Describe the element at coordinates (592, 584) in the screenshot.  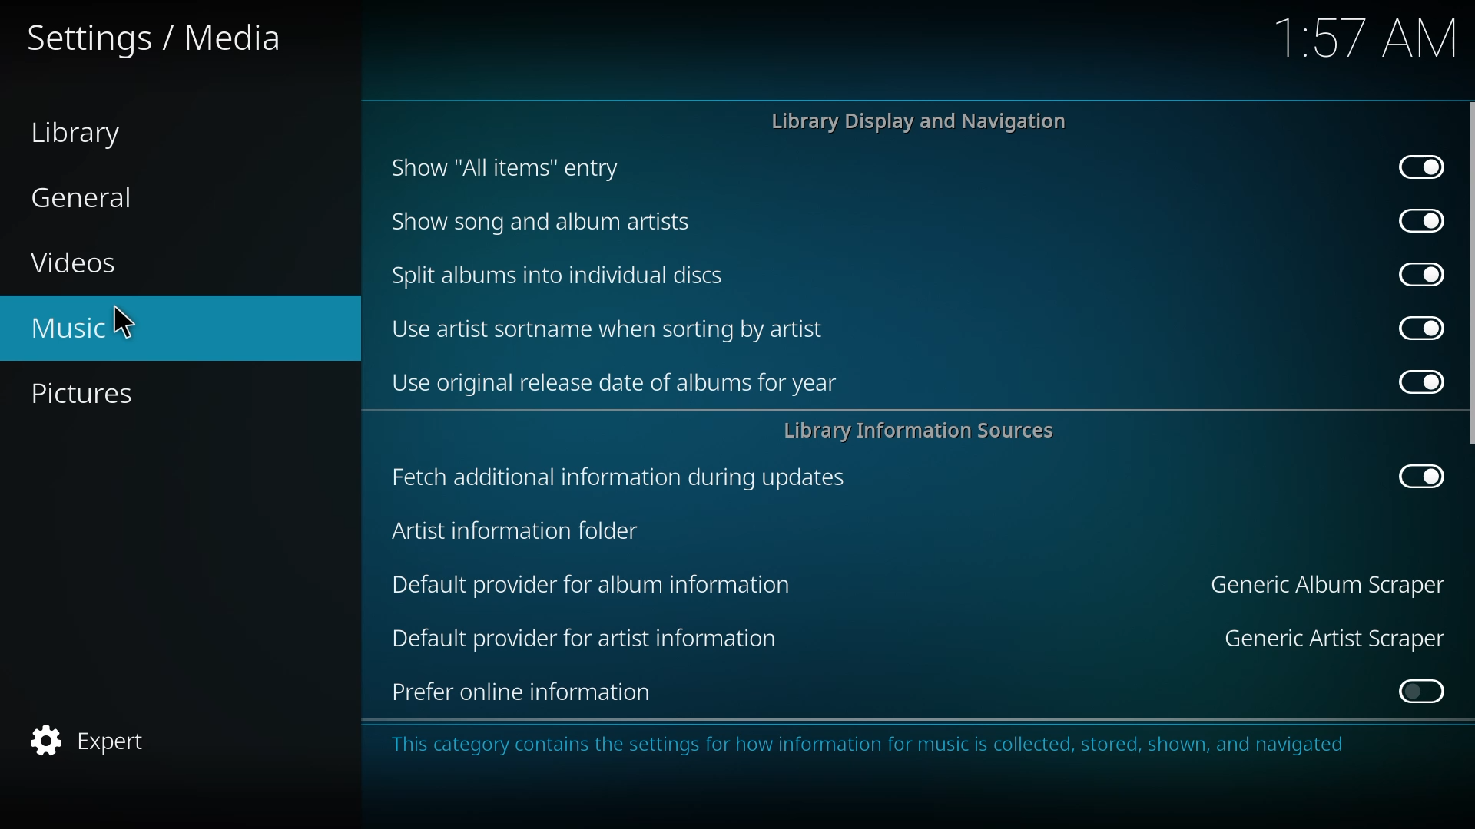
I see `default provider for album information` at that location.